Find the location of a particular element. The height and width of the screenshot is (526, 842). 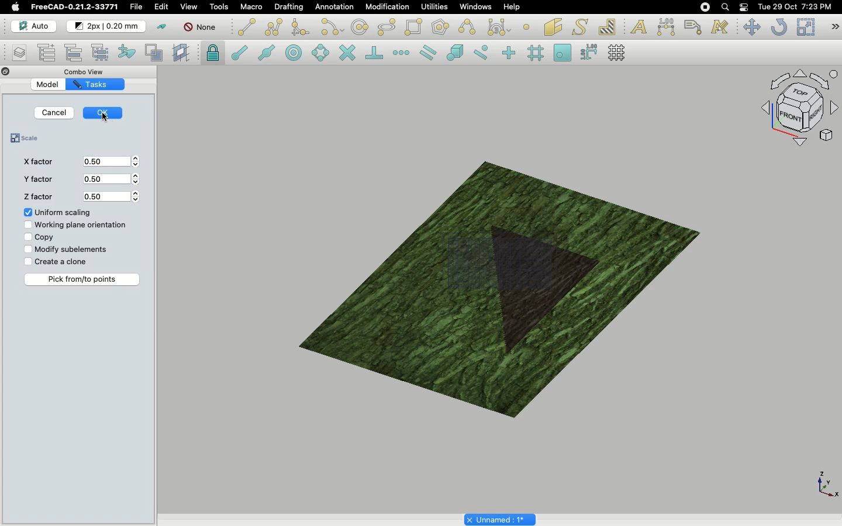

Bezier tools is located at coordinates (501, 27).